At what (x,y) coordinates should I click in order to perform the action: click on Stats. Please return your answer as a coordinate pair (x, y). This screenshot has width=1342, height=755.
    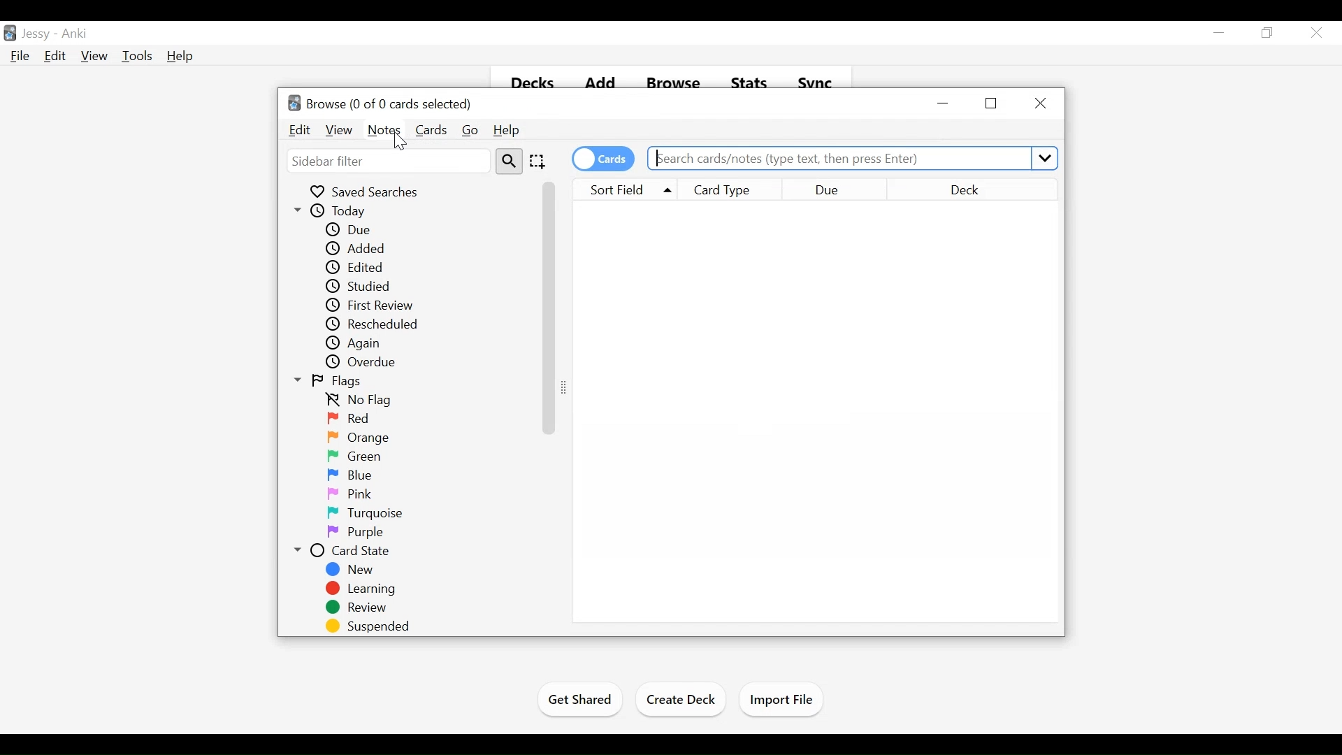
    Looking at the image, I should click on (748, 80).